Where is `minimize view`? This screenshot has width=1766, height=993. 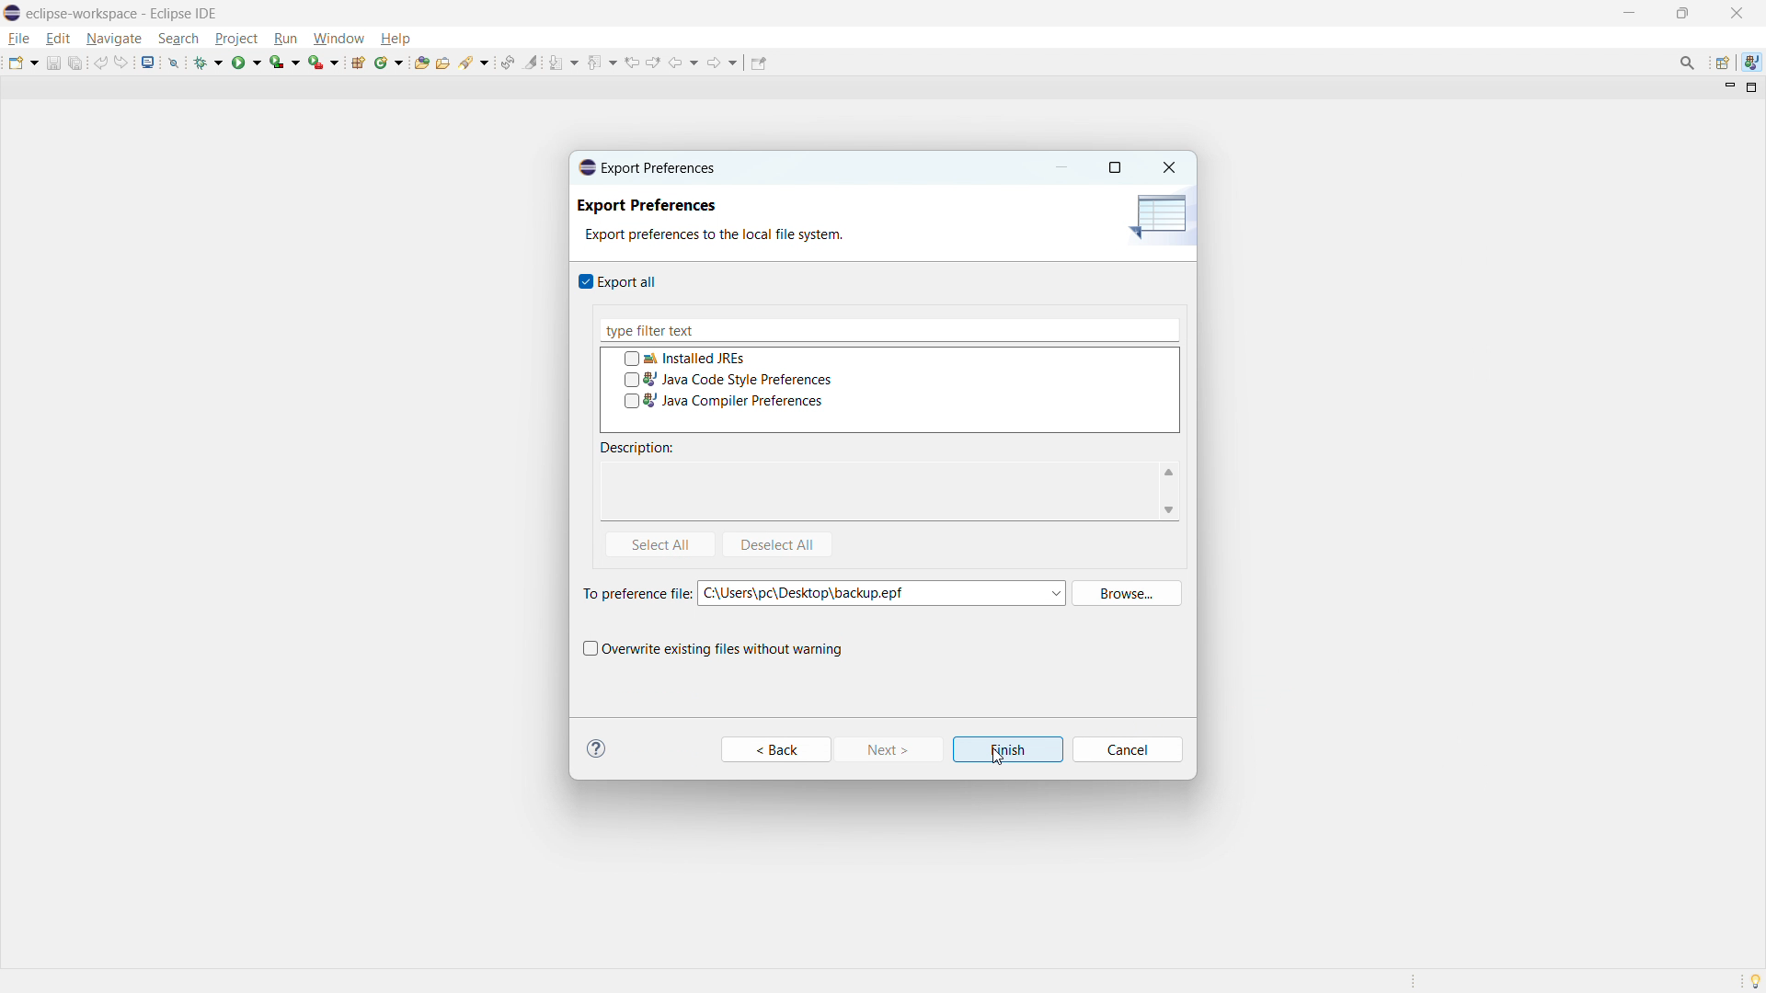 minimize view is located at coordinates (1727, 88).